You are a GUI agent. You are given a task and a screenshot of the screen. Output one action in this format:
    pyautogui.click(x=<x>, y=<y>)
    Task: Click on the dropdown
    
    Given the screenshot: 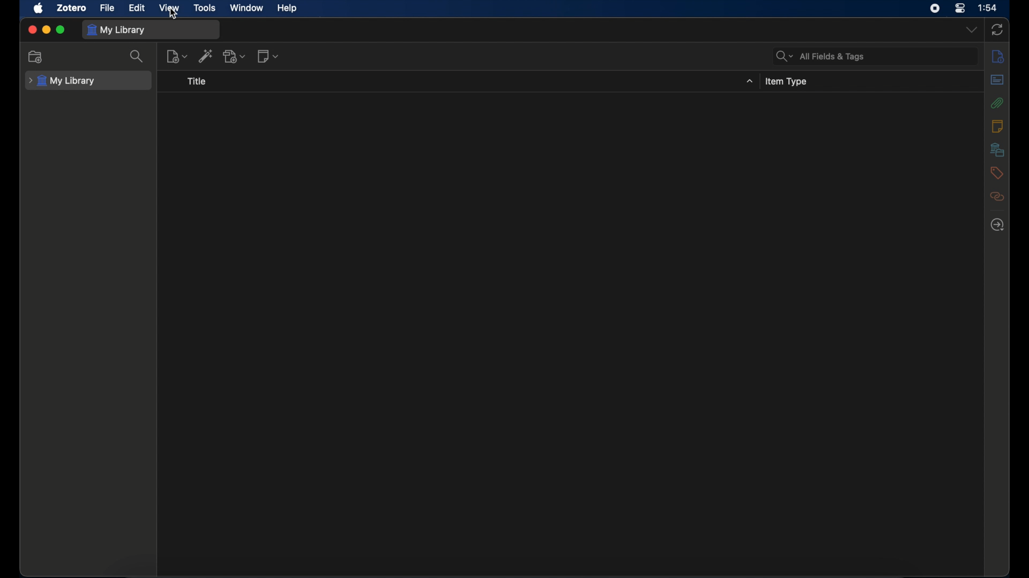 What is the action you would take?
    pyautogui.click(x=750, y=81)
    